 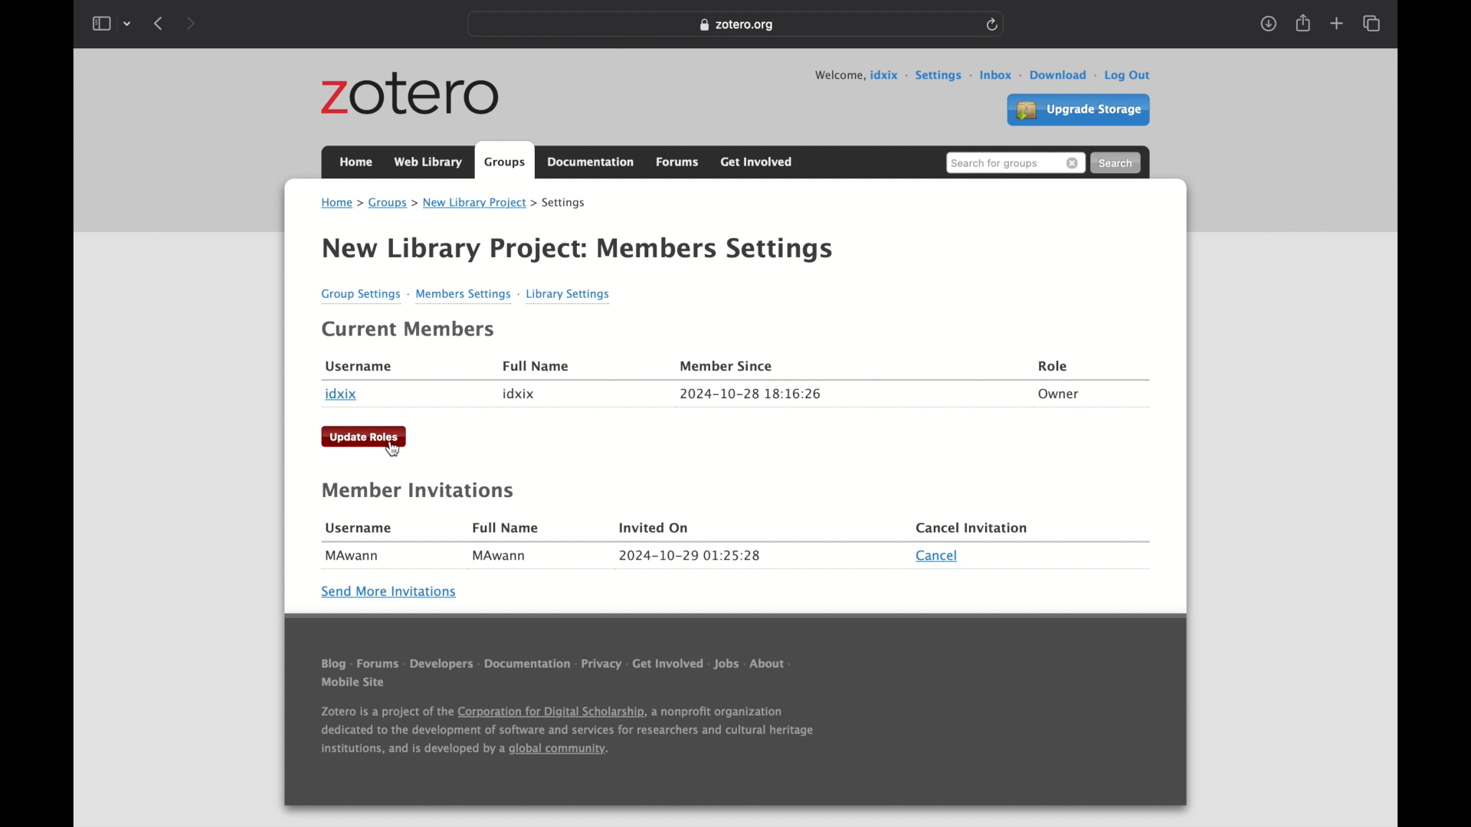 What do you see at coordinates (519, 394) in the screenshot?
I see `idxix` at bounding box center [519, 394].